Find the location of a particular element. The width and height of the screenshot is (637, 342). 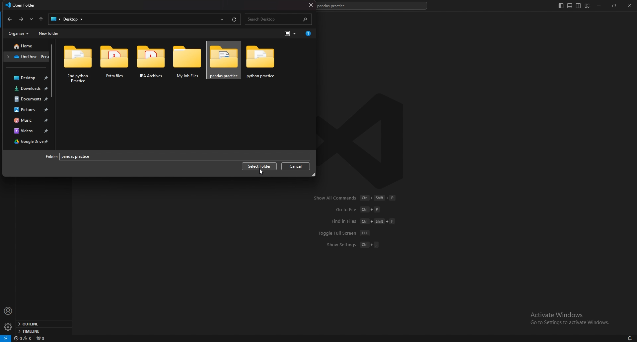

toggle panel is located at coordinates (570, 6).